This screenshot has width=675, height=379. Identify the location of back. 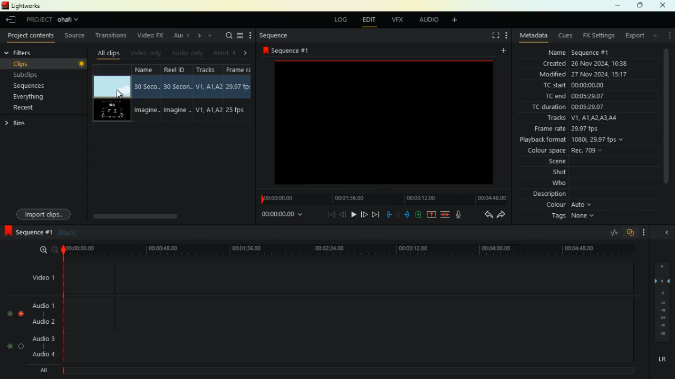
(343, 214).